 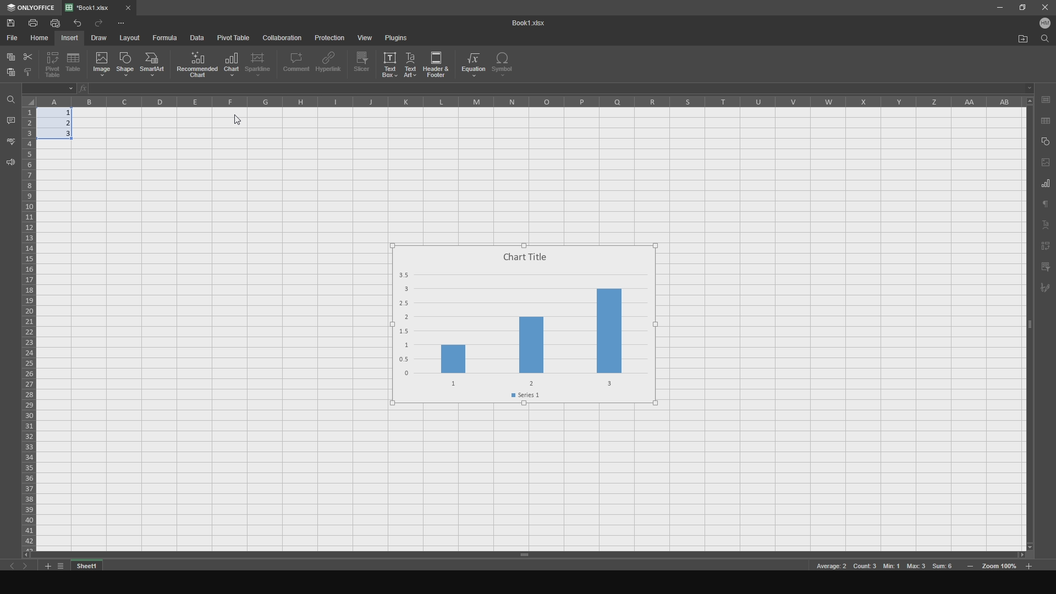 What do you see at coordinates (437, 64) in the screenshot?
I see `header and footer` at bounding box center [437, 64].